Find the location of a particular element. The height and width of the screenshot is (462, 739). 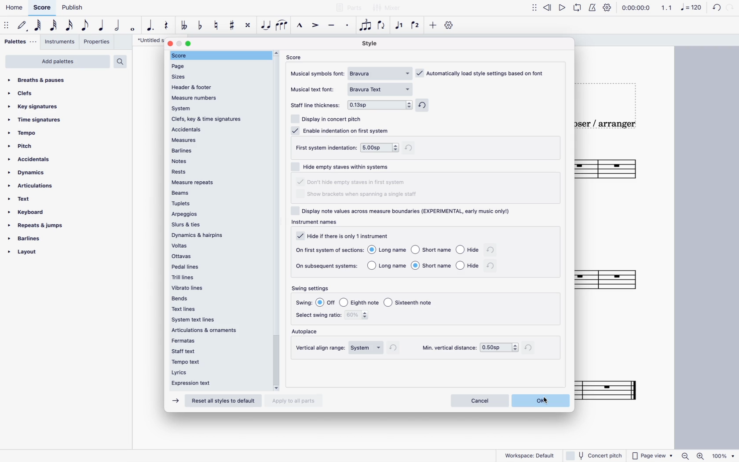

flip direction is located at coordinates (384, 27).